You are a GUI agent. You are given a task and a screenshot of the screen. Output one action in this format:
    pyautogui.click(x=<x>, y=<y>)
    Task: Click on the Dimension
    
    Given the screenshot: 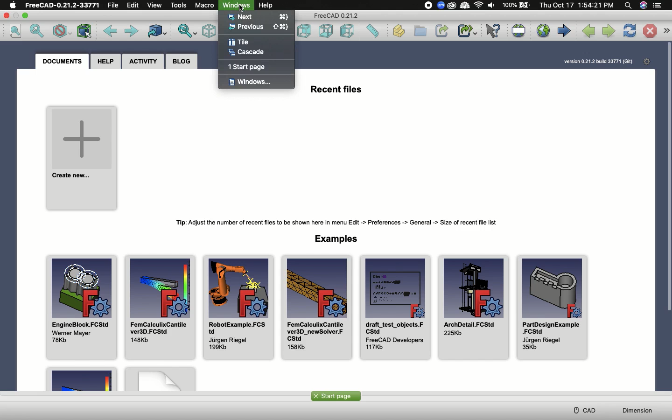 What is the action you would take?
    pyautogui.click(x=638, y=411)
    